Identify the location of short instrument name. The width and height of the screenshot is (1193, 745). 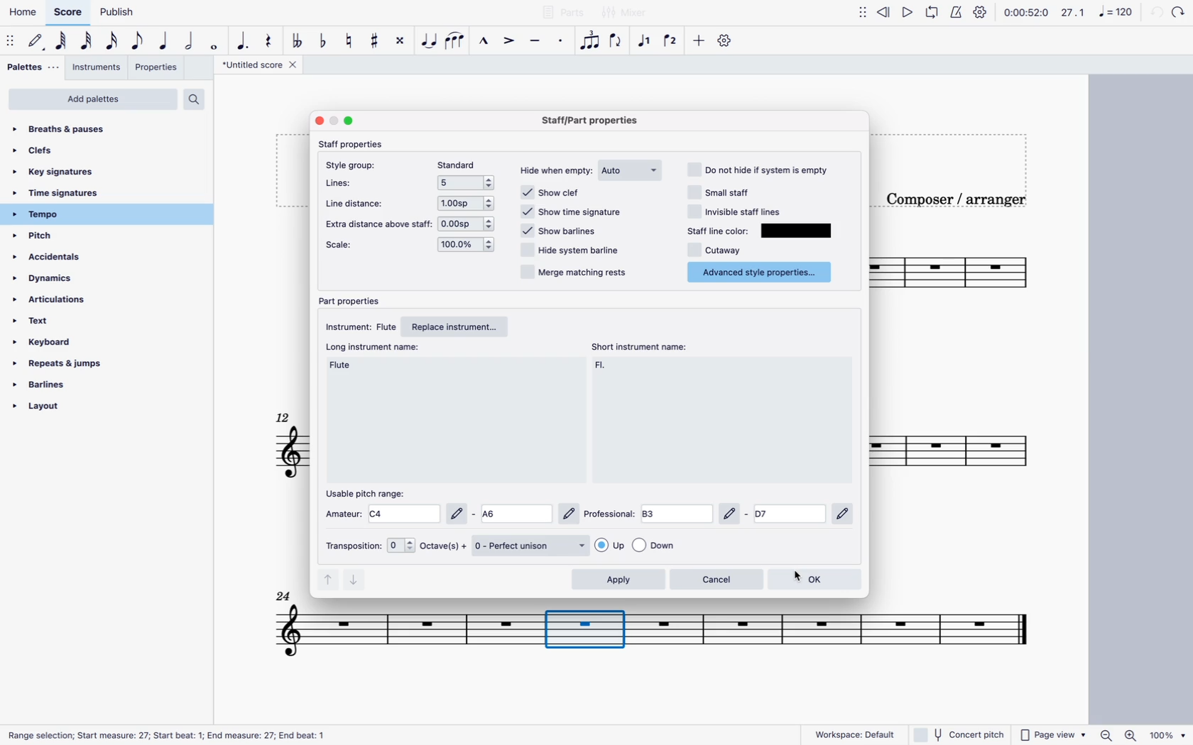
(639, 346).